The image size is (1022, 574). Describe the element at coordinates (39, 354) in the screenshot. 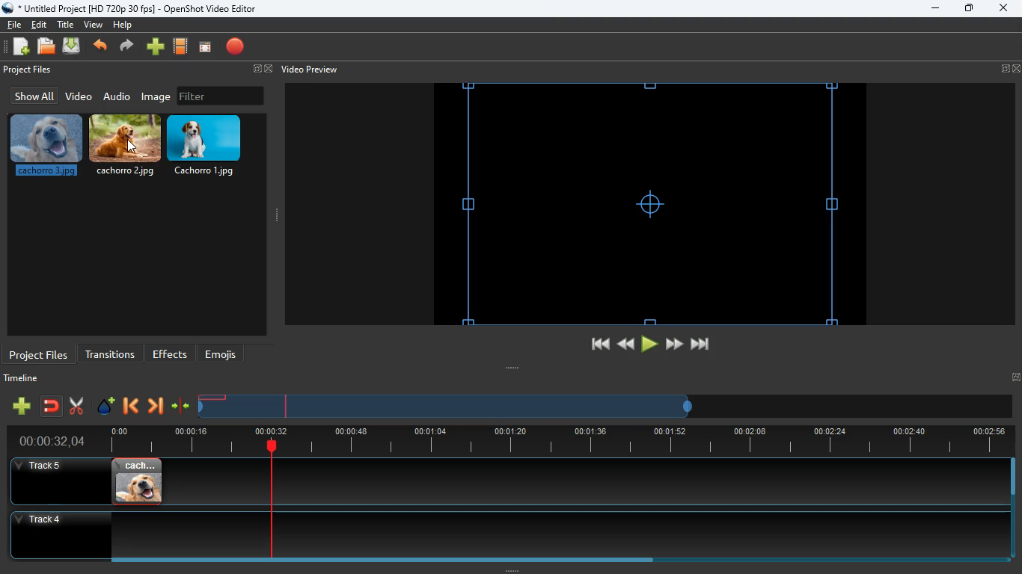

I see `project files` at that location.